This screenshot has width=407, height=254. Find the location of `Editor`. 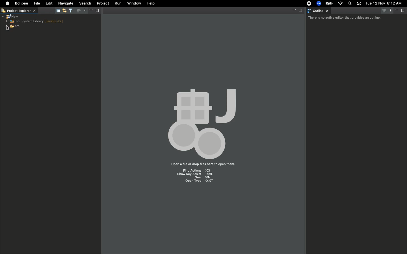

Editor is located at coordinates (64, 10).